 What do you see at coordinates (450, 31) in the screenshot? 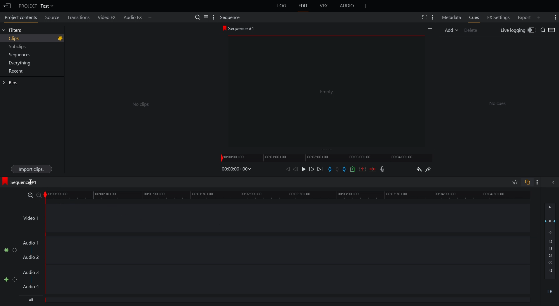
I see `Add` at bounding box center [450, 31].